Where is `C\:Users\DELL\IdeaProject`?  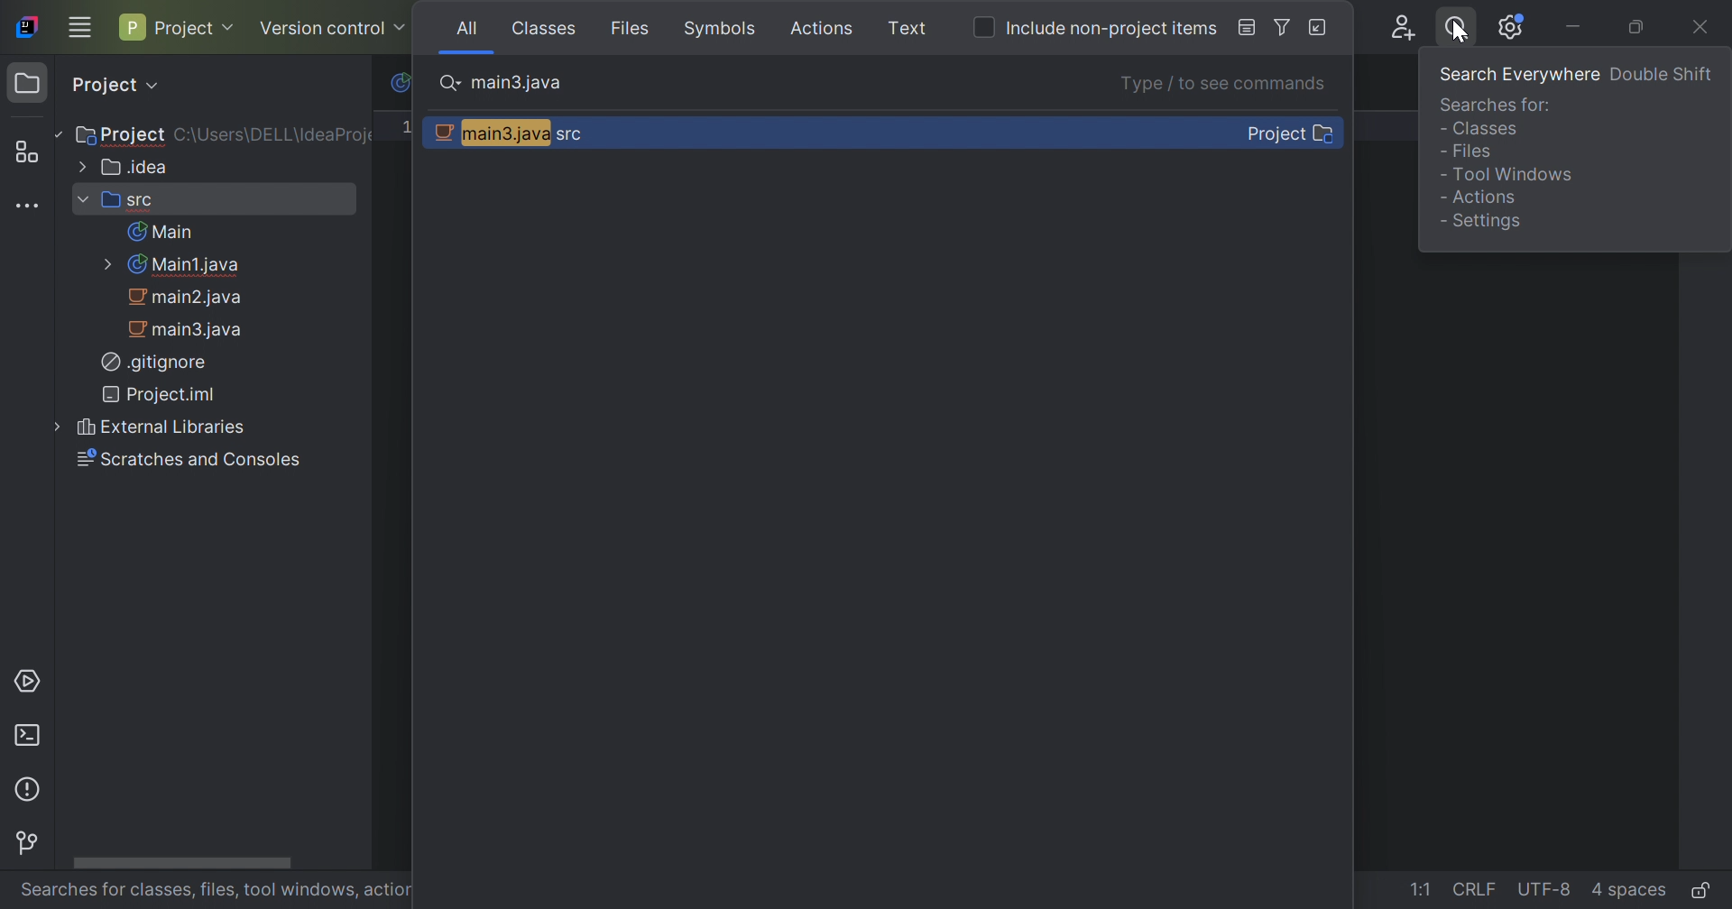
C\:Users\DELL\IdeaProject is located at coordinates (275, 134).